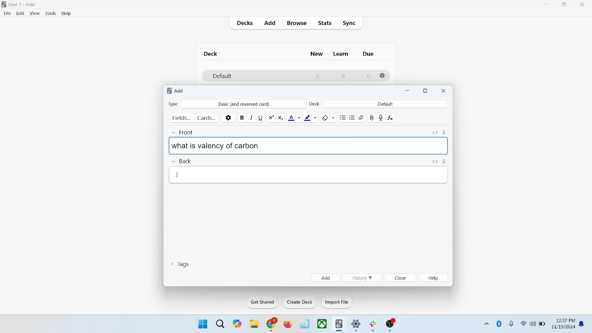 This screenshot has width=592, height=333. What do you see at coordinates (564, 6) in the screenshot?
I see `maximize` at bounding box center [564, 6].